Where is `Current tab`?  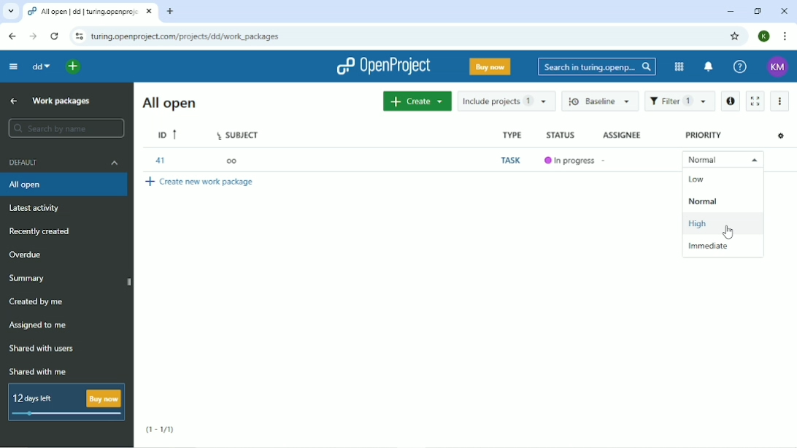 Current tab is located at coordinates (90, 12).